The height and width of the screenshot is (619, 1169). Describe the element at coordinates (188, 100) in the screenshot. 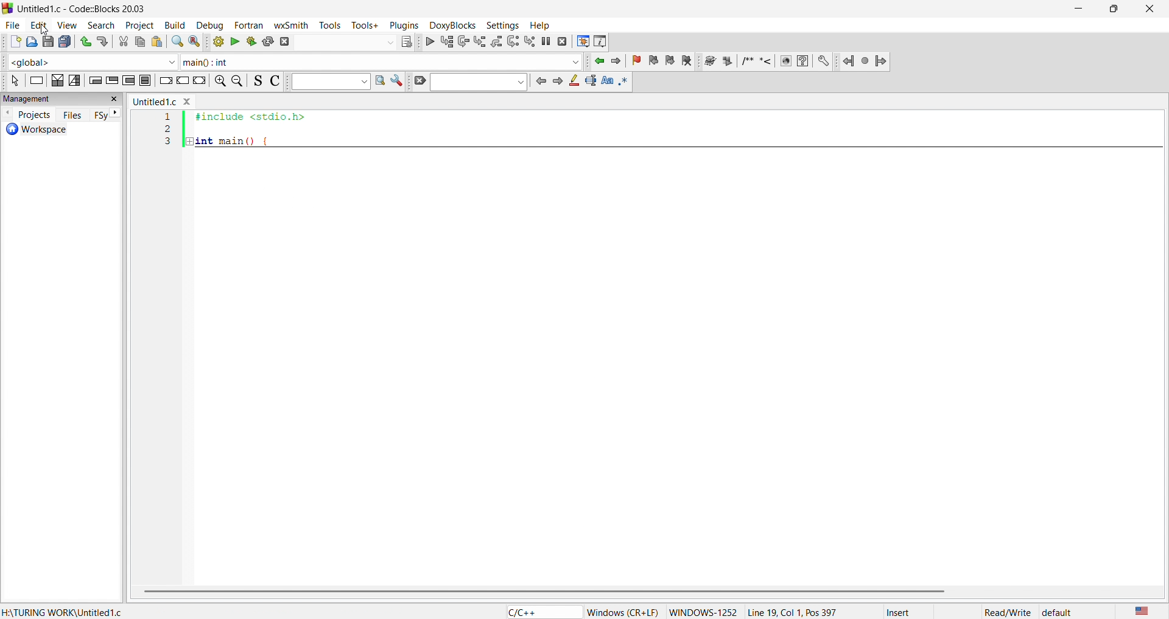

I see `close window` at that location.